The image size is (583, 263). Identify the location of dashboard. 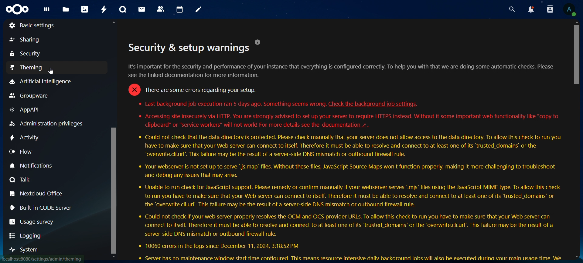
(47, 11).